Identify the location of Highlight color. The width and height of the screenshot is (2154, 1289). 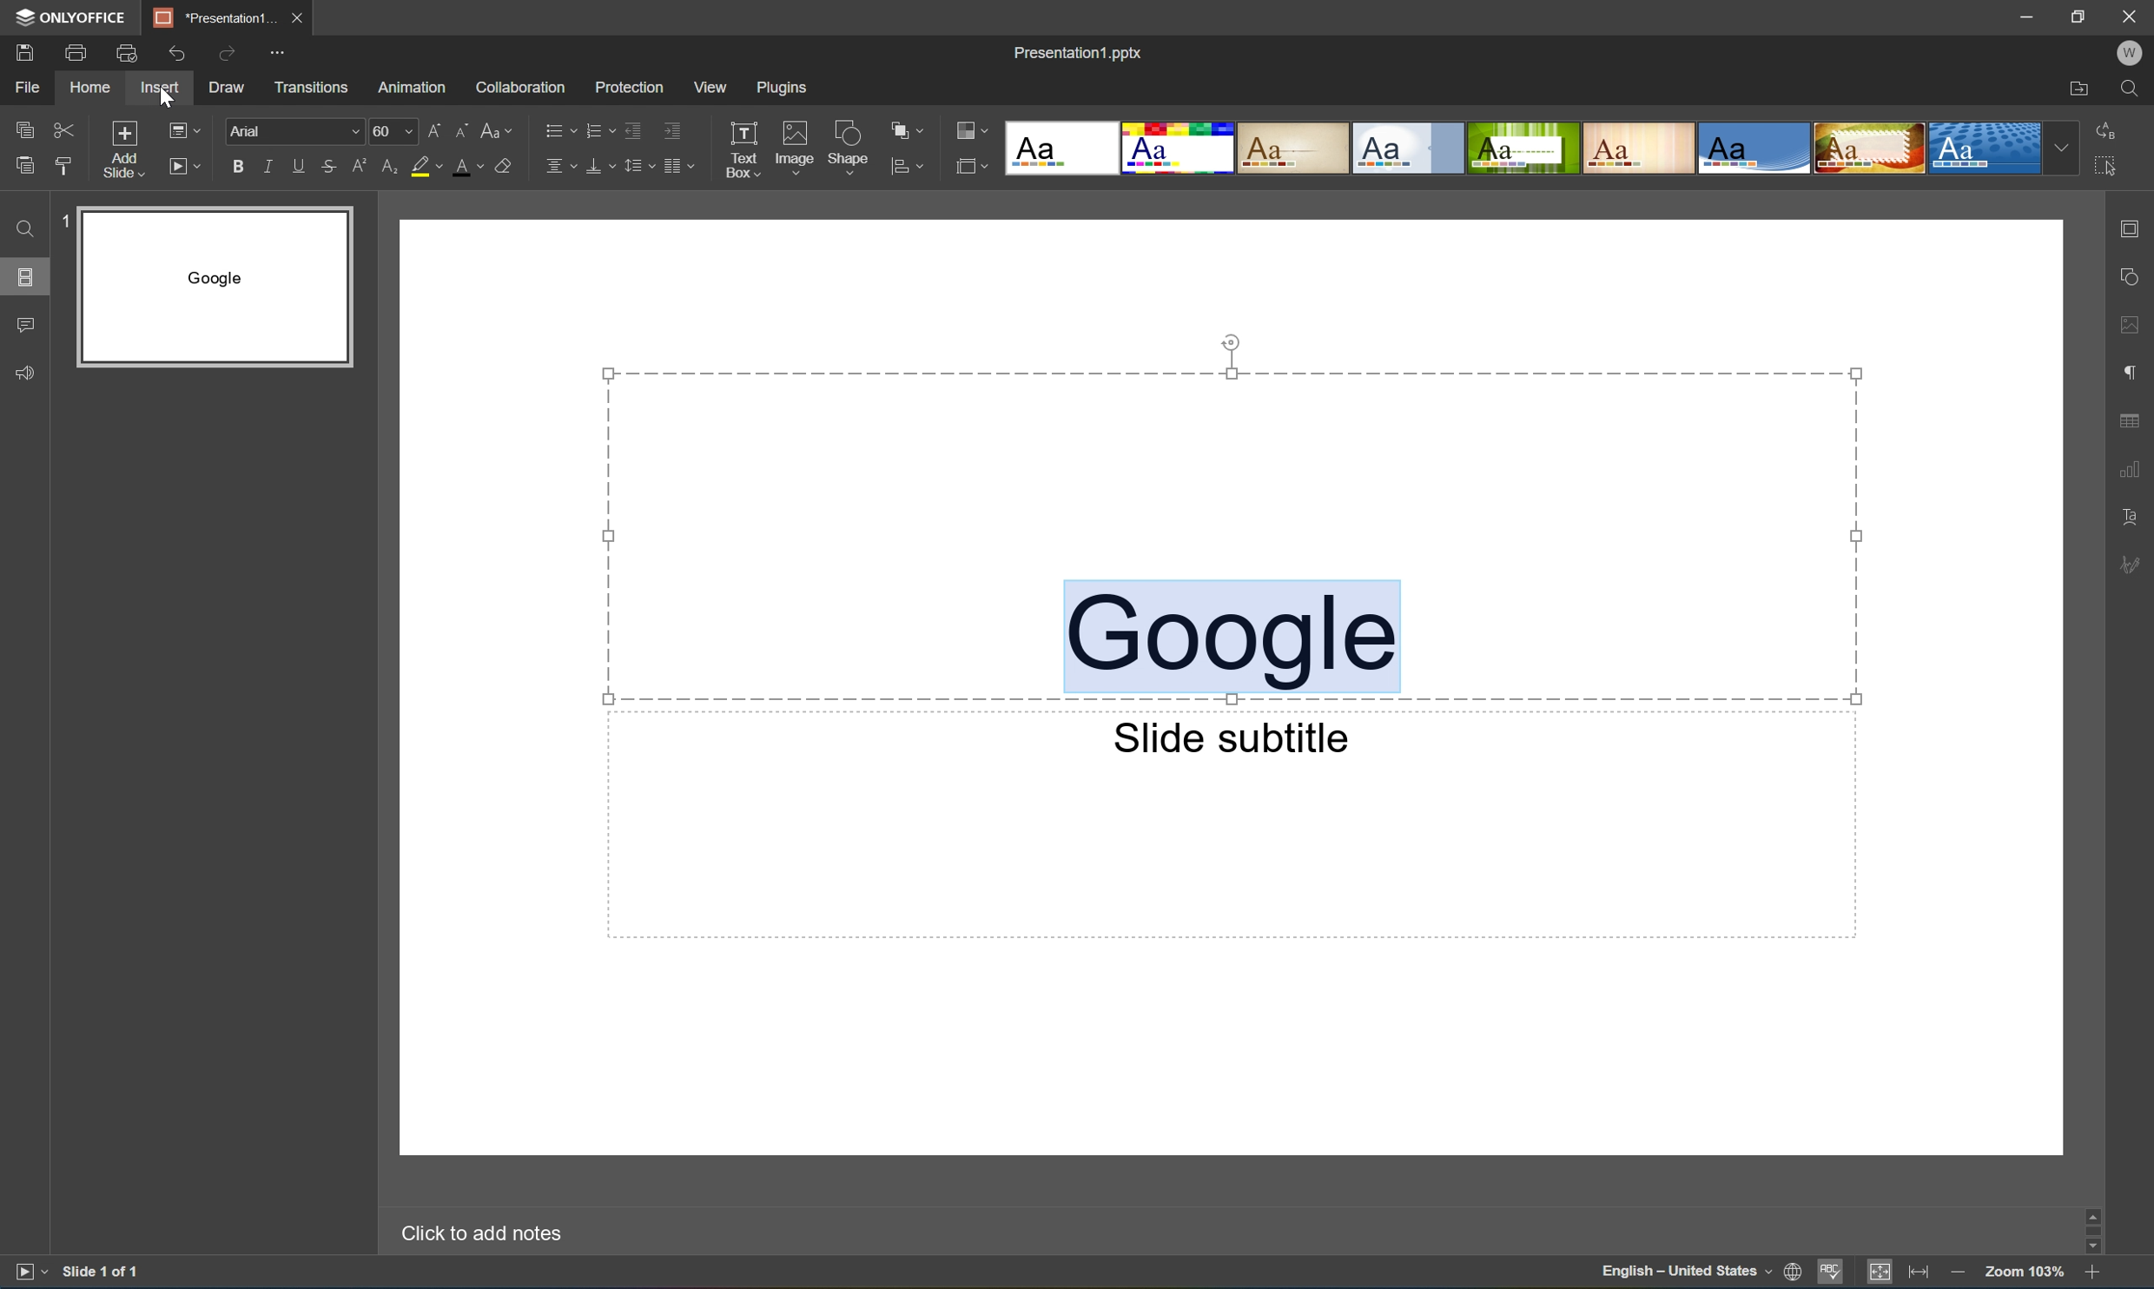
(427, 169).